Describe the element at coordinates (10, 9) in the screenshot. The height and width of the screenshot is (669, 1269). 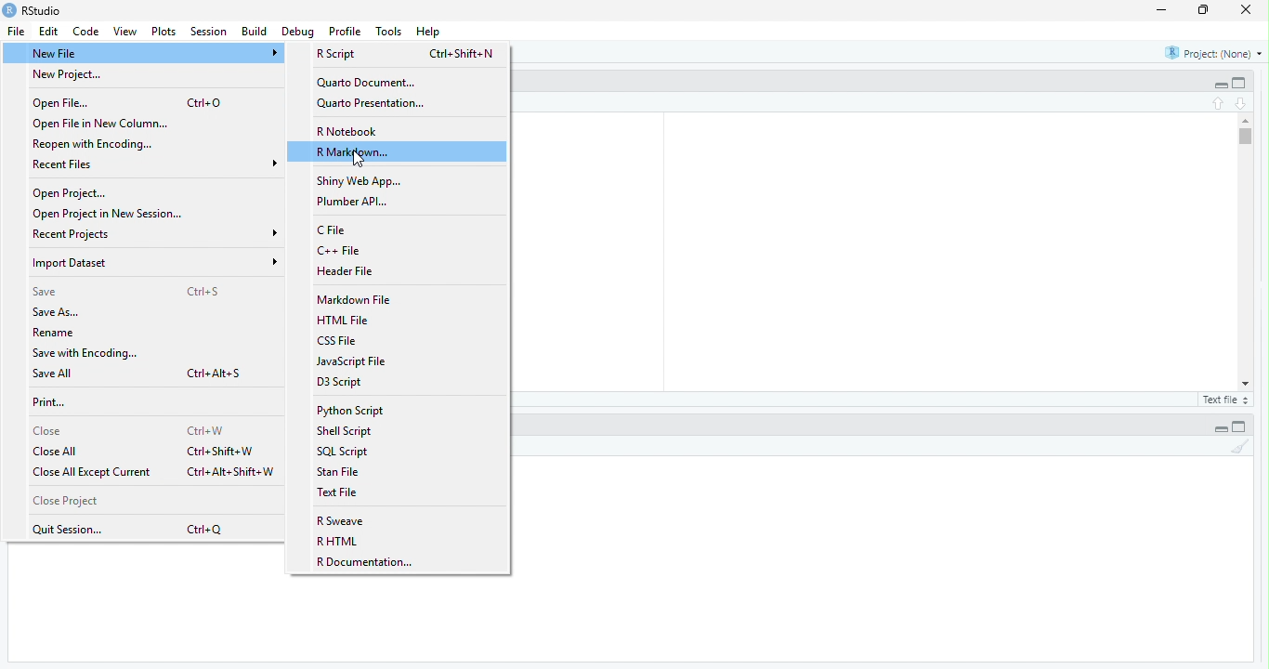
I see `logo` at that location.